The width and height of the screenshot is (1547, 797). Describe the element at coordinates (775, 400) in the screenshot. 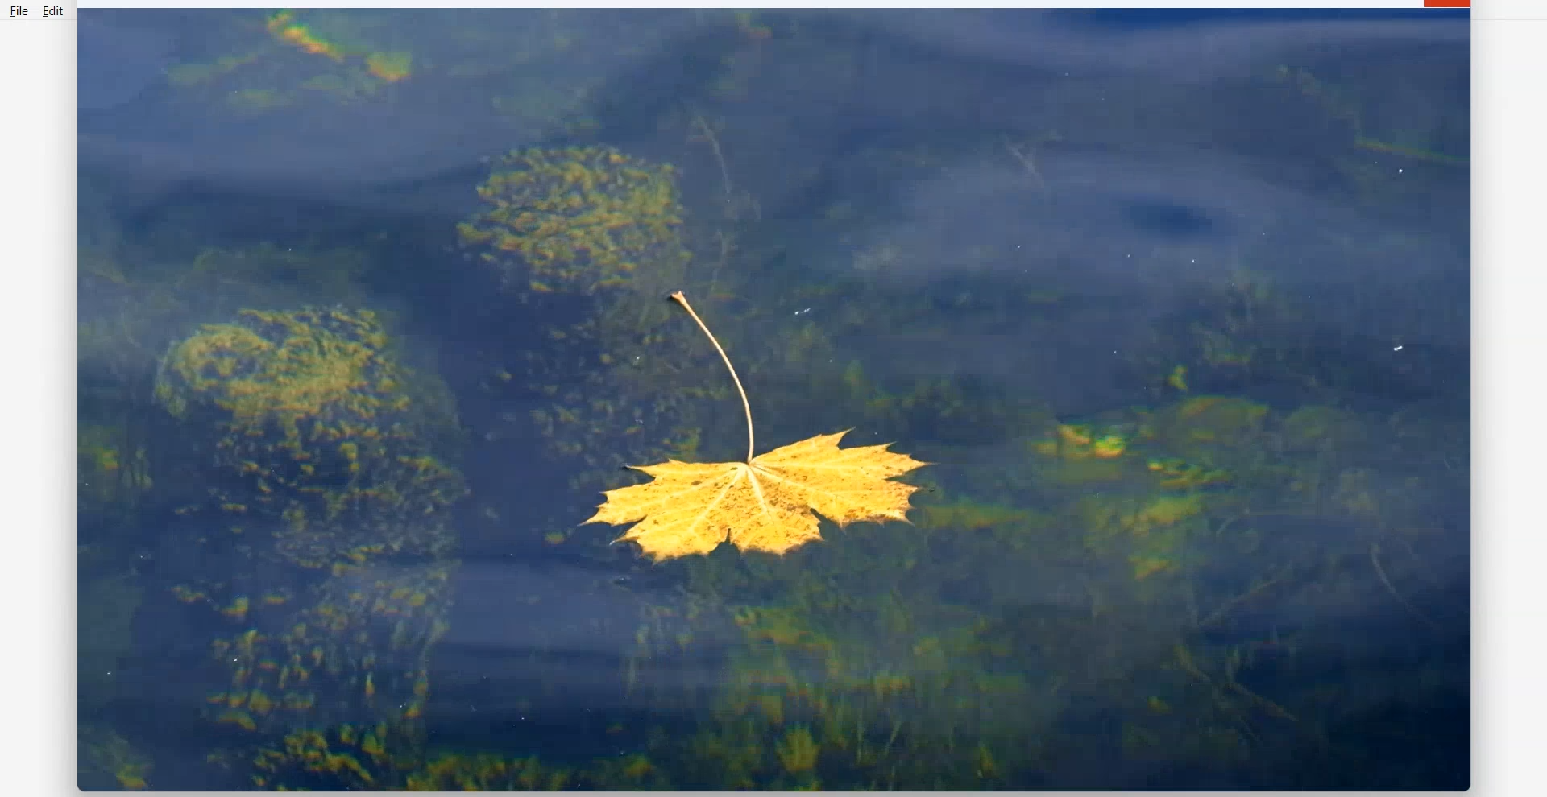

I see `Video file` at that location.